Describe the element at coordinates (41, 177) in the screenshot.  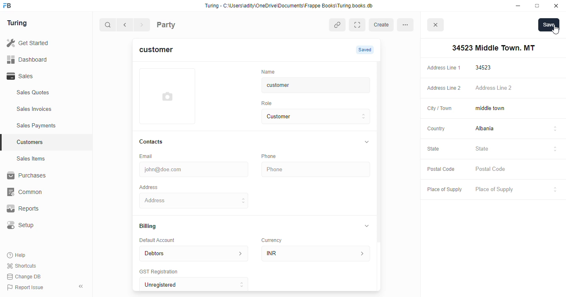
I see `Purchases` at that location.